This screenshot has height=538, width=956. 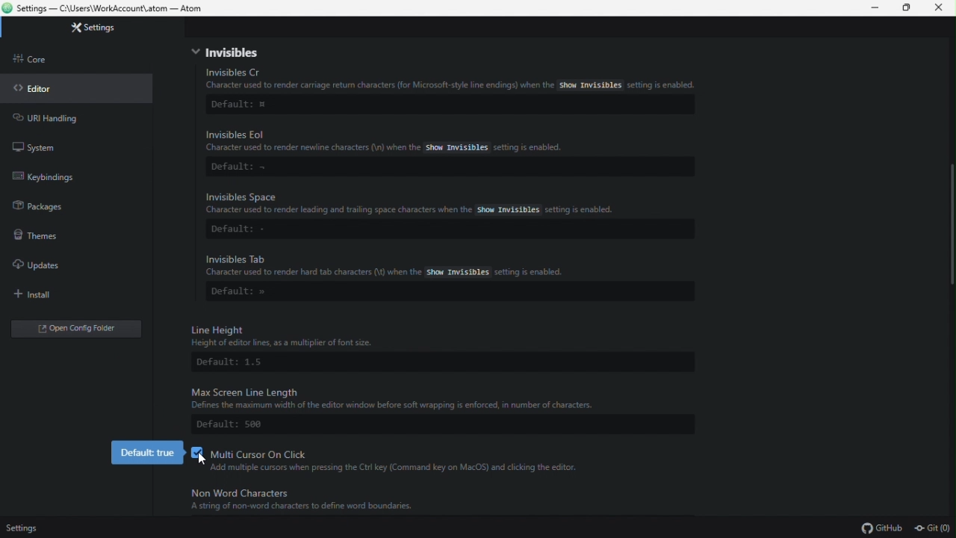 I want to click on Default: -, so click(x=244, y=231).